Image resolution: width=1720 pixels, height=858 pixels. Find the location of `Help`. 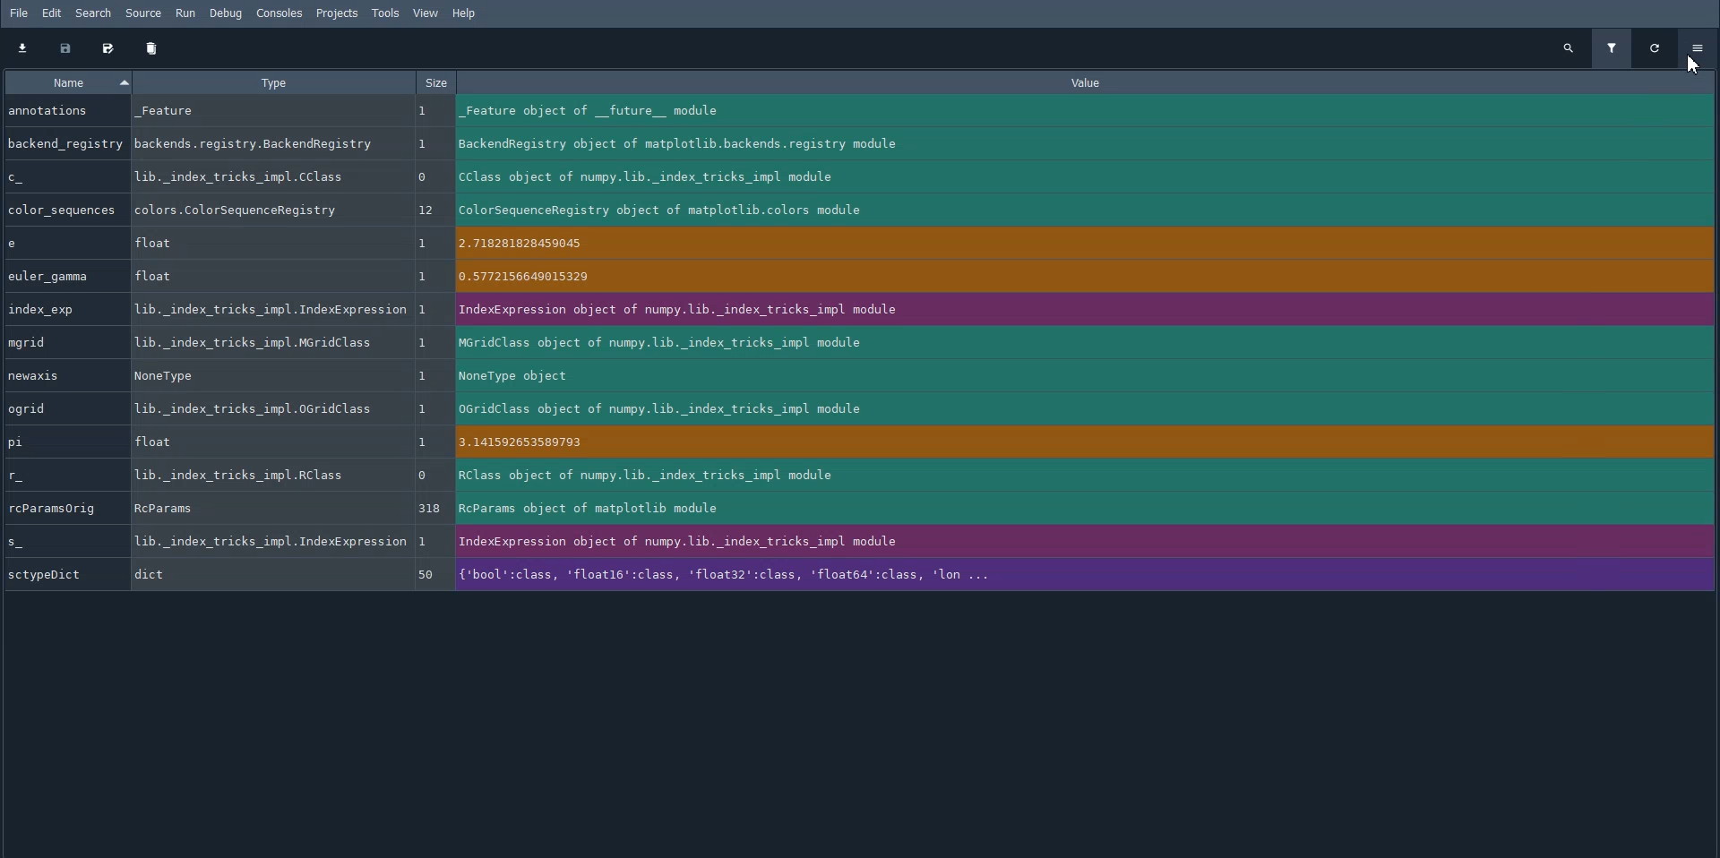

Help is located at coordinates (467, 14).